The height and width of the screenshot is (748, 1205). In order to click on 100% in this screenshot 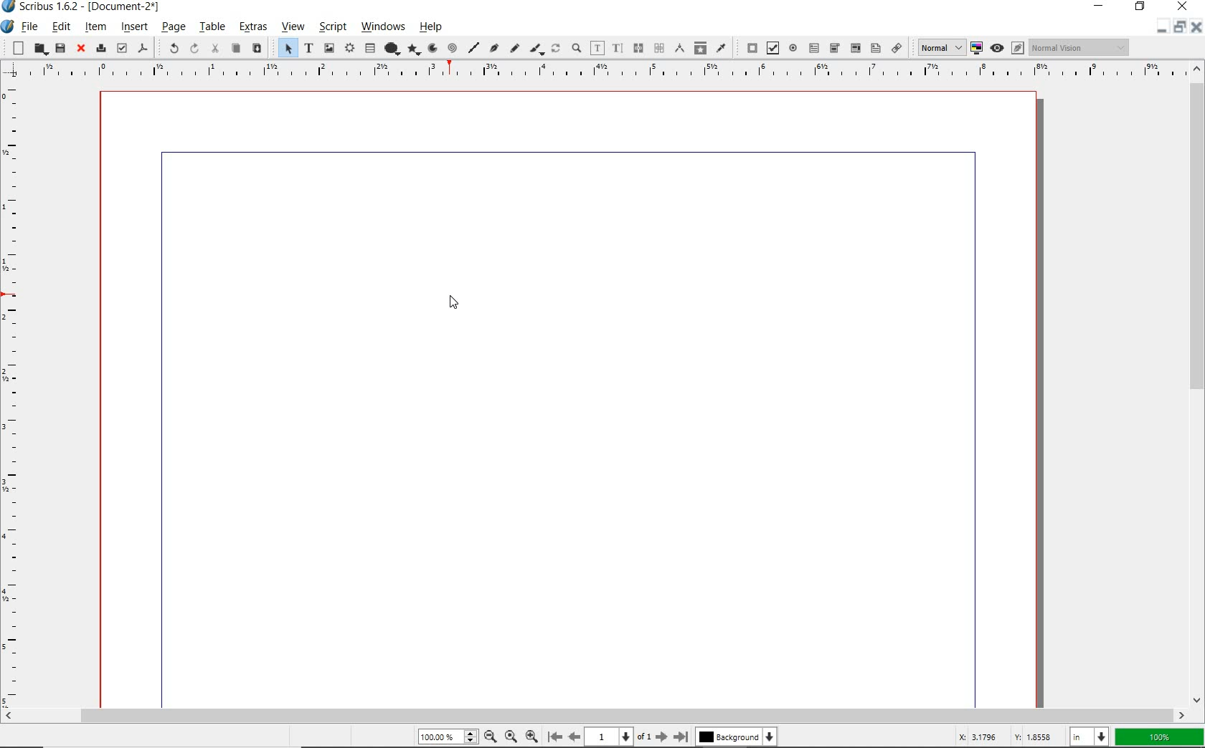, I will do `click(449, 736)`.